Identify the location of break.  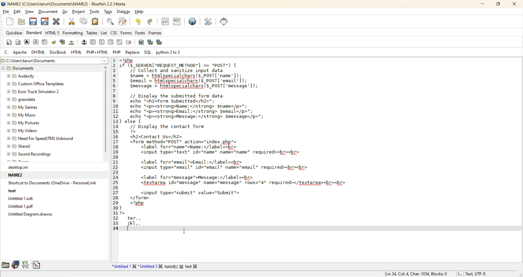
(54, 43).